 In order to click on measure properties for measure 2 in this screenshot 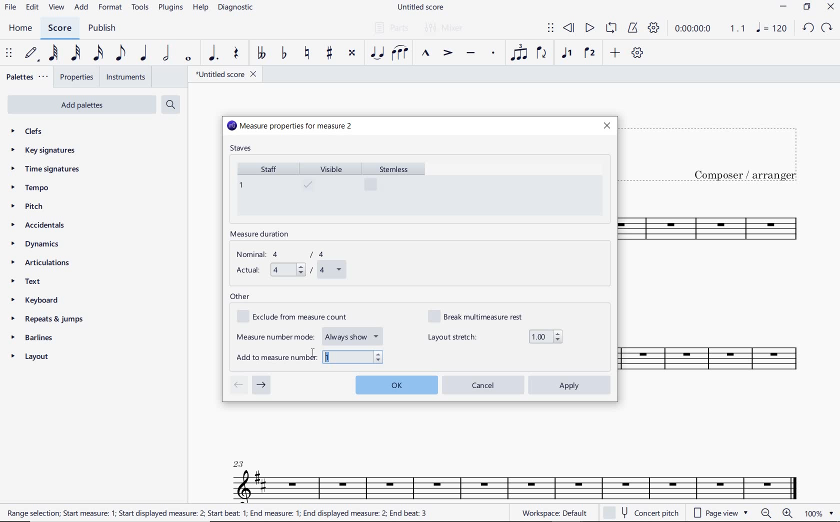, I will do `click(290, 126)`.